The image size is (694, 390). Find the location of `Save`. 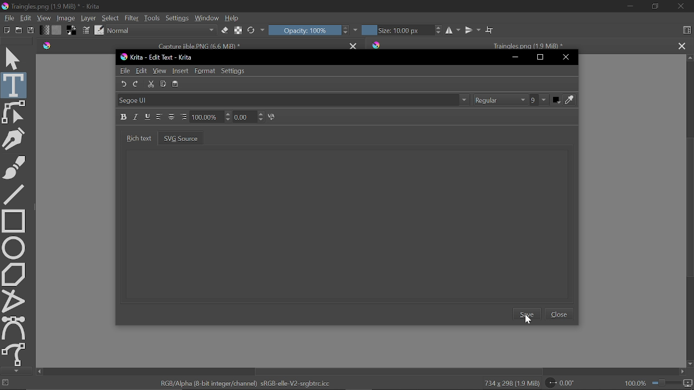

Save is located at coordinates (31, 29).